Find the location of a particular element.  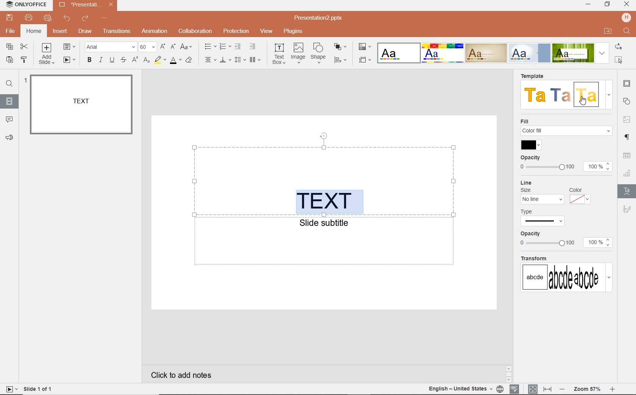

DECREMENT FONT SIZE is located at coordinates (173, 47).